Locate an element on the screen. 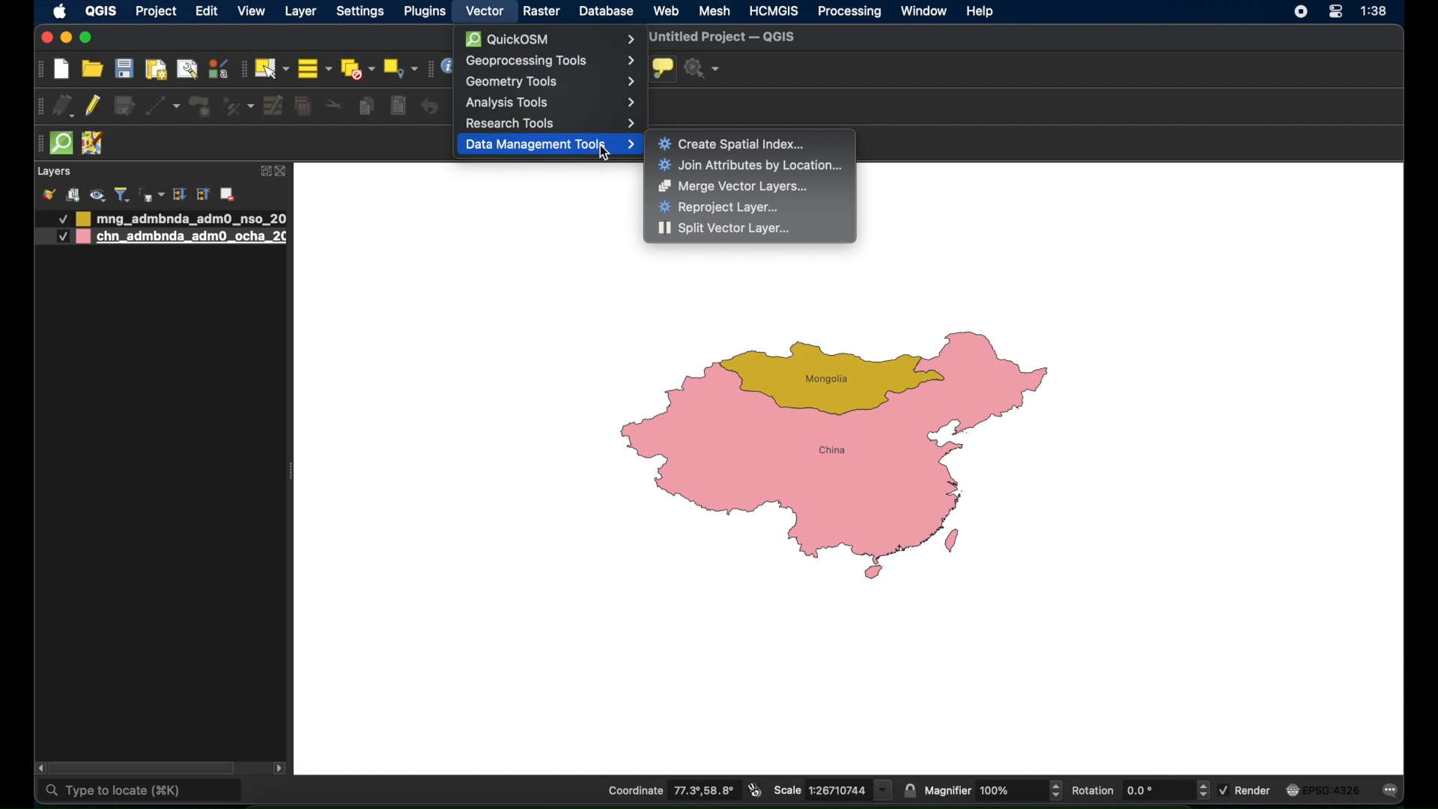  control center is located at coordinates (1336, 11).